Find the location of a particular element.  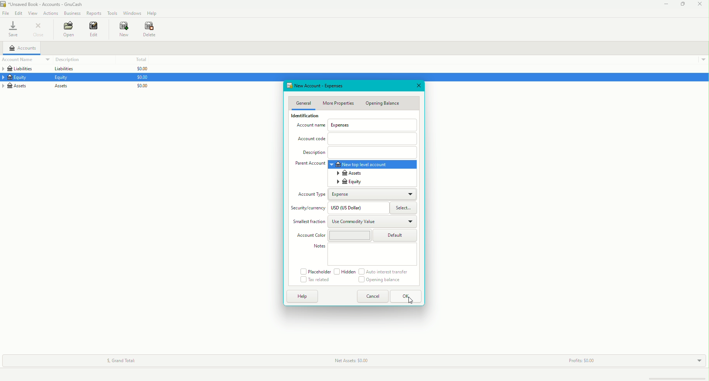

OK is located at coordinates (407, 297).